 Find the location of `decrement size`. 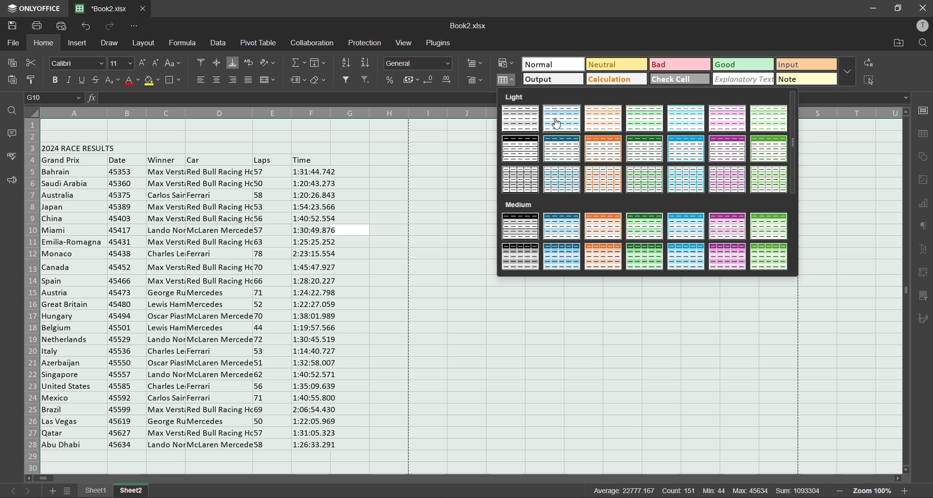

decrement size is located at coordinates (156, 63).